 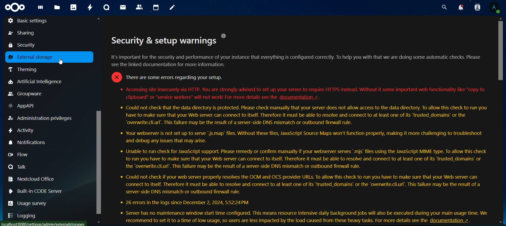 I want to click on calendar, so click(x=156, y=7).